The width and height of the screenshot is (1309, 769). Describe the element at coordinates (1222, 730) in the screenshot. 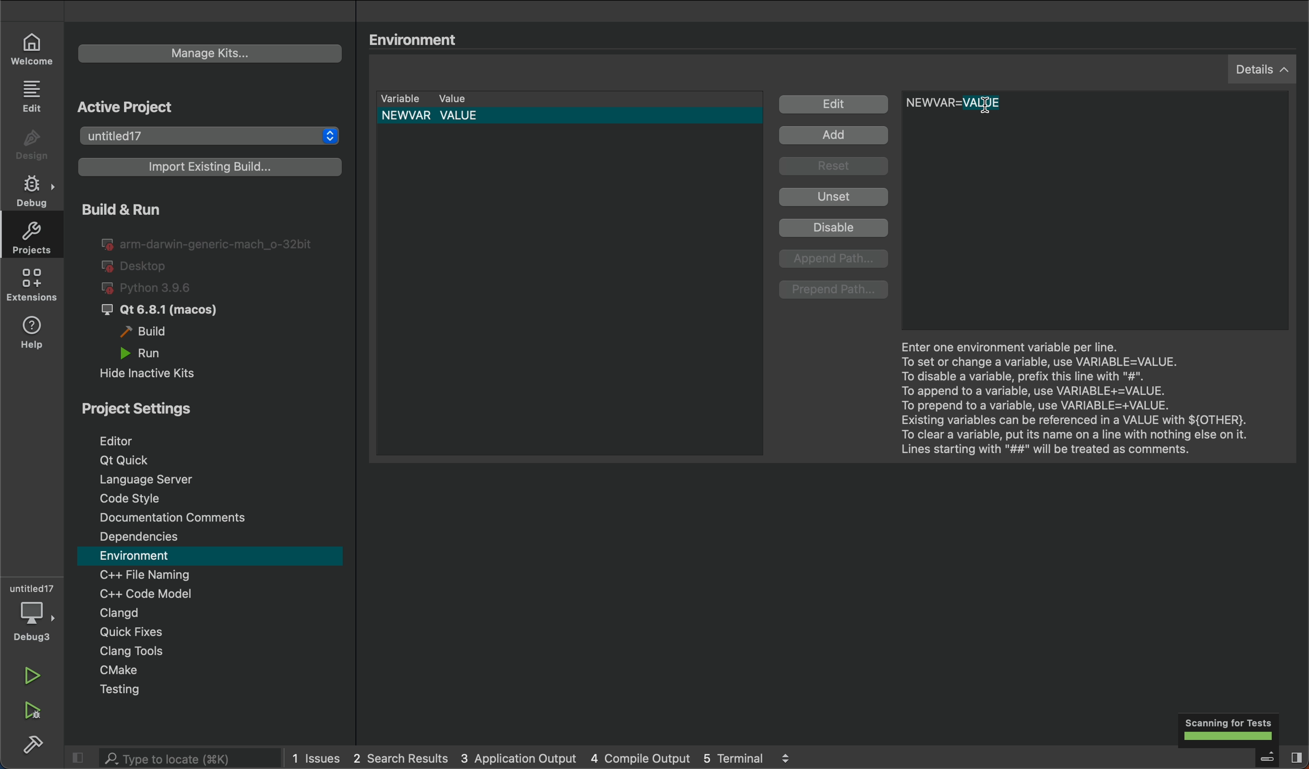

I see `scannings` at that location.